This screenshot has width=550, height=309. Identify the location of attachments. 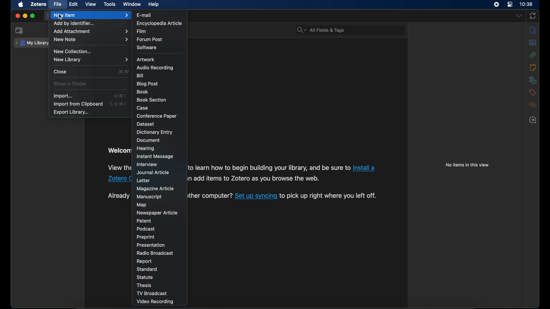
(533, 55).